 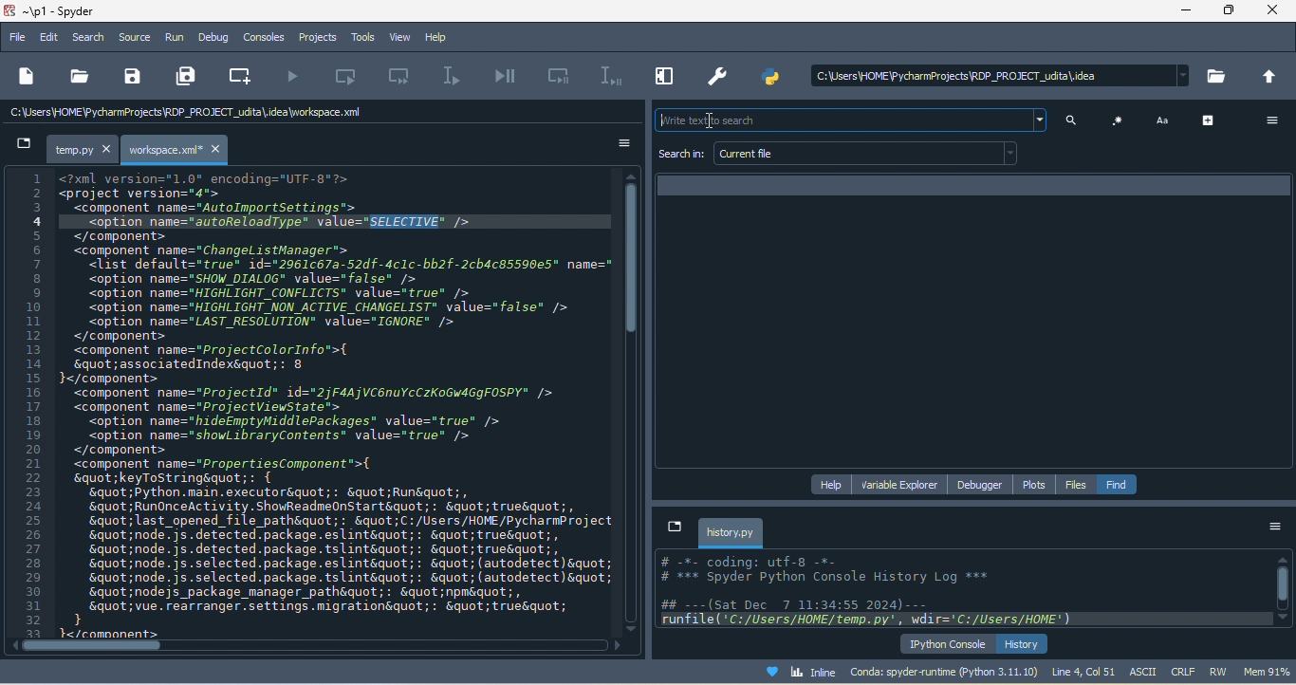 I want to click on option, so click(x=1268, y=120).